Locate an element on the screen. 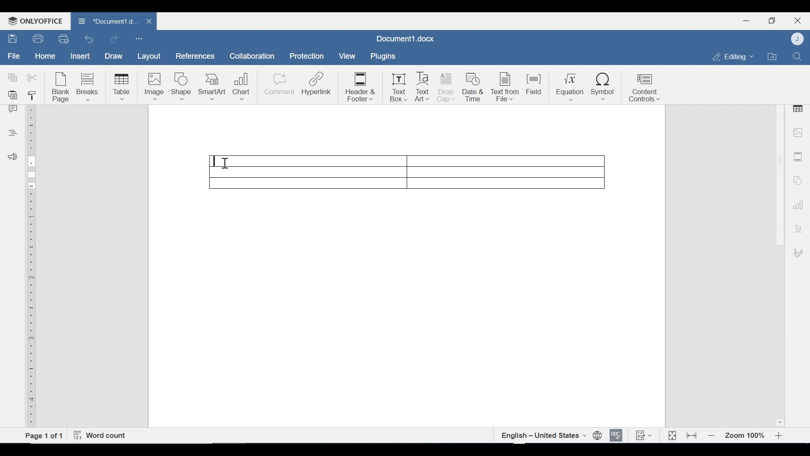 Image resolution: width=810 pixels, height=456 pixels. Feedback and Support is located at coordinates (12, 157).